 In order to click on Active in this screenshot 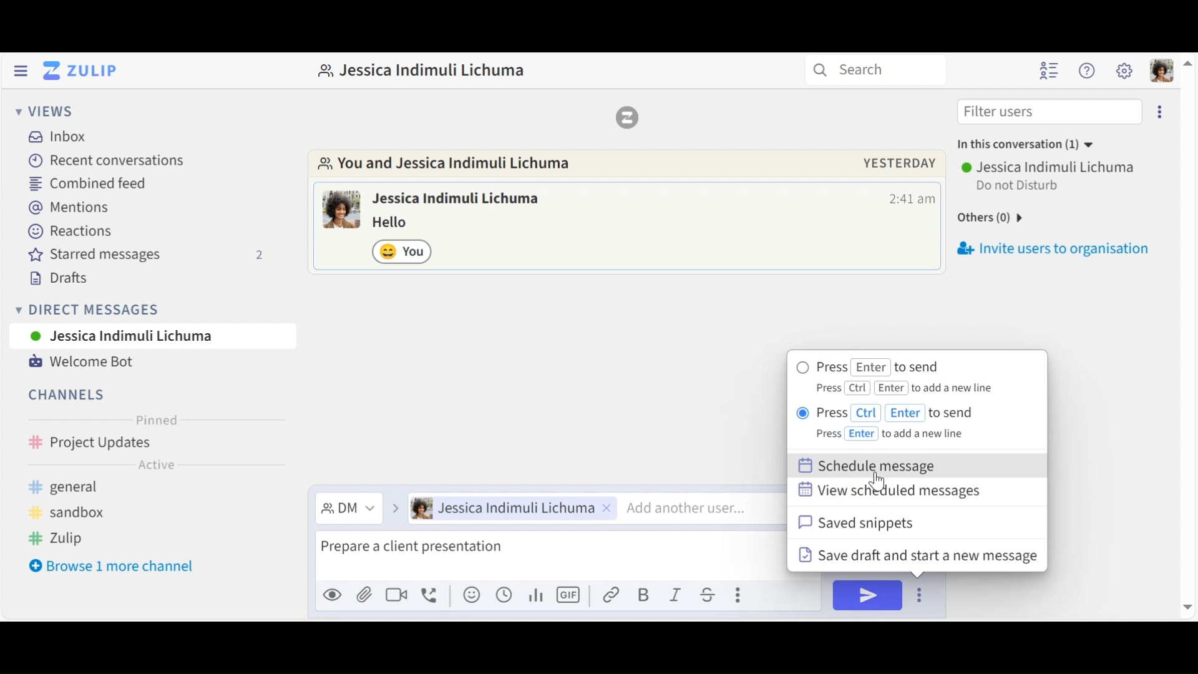, I will do `click(156, 467)`.